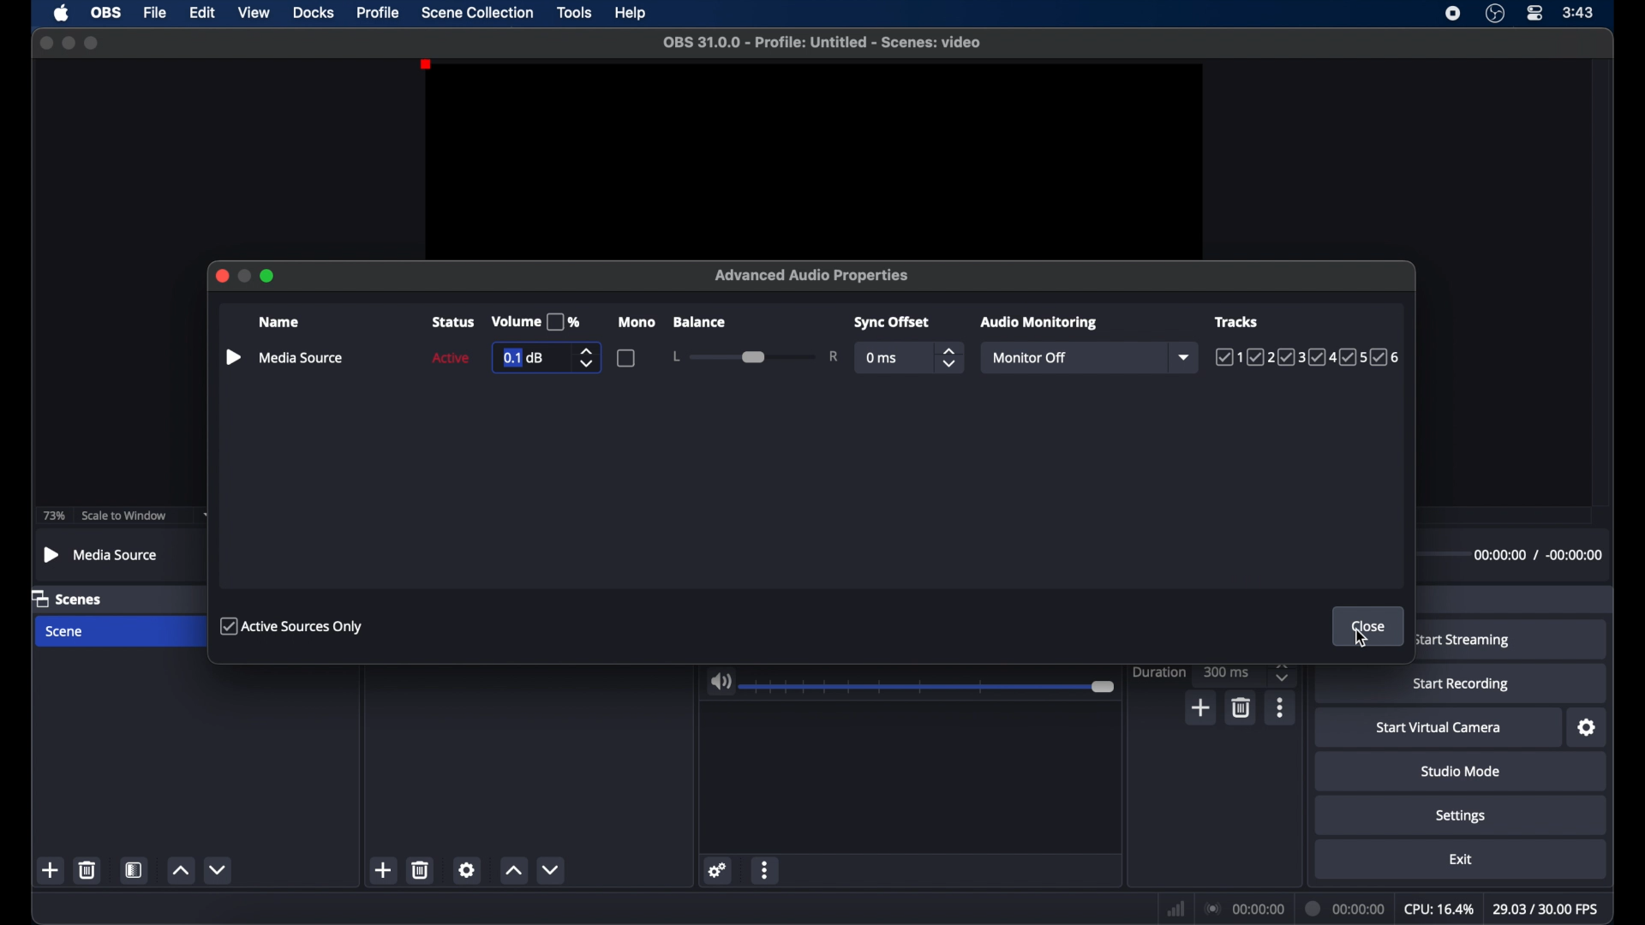  I want to click on delete, so click(422, 869).